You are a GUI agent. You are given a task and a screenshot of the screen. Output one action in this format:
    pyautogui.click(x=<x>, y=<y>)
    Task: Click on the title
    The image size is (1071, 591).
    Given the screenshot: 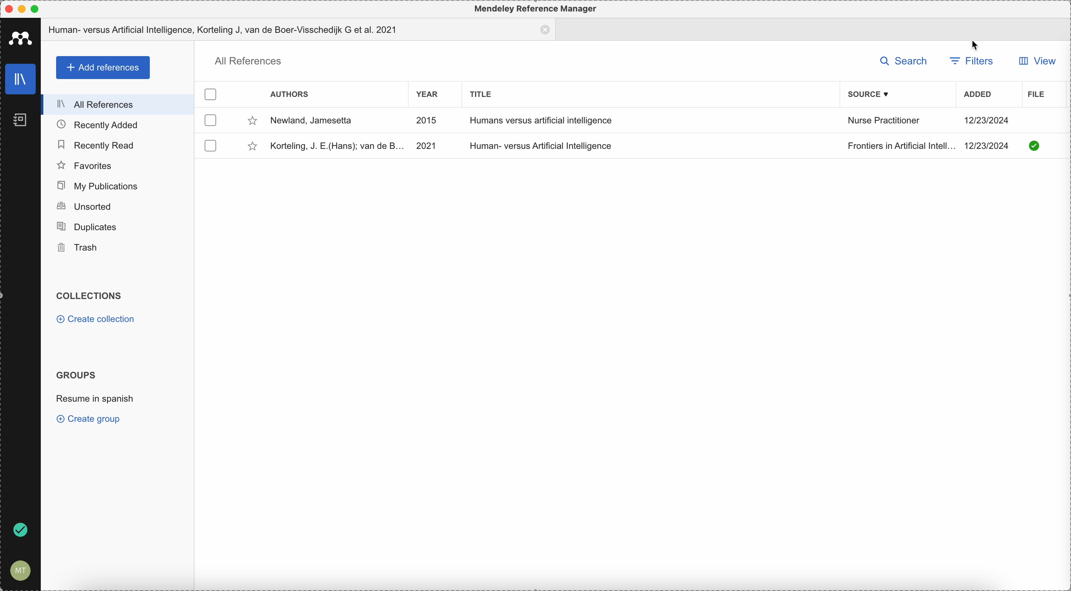 What is the action you would take?
    pyautogui.click(x=485, y=94)
    